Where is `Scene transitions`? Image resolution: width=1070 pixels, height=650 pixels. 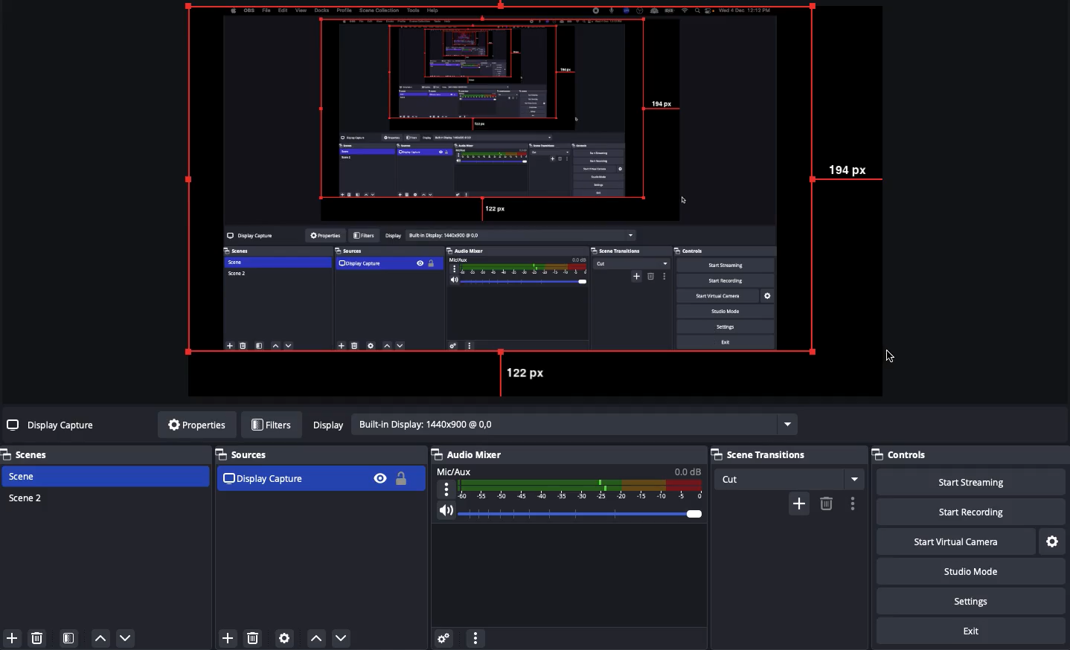 Scene transitions is located at coordinates (787, 467).